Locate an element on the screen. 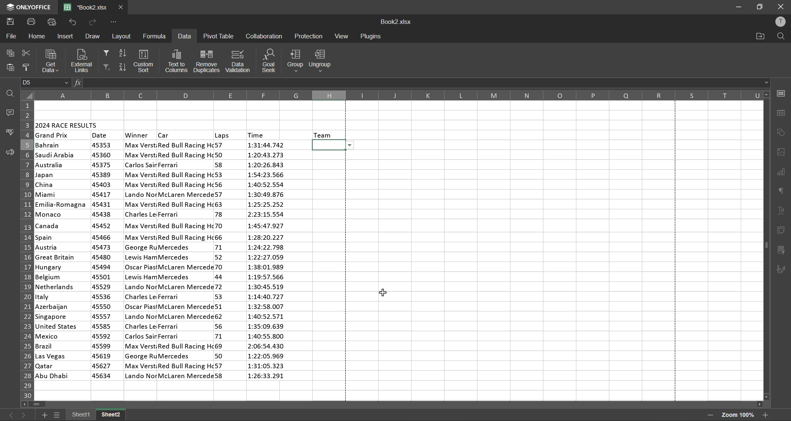  text is located at coordinates (782, 211).